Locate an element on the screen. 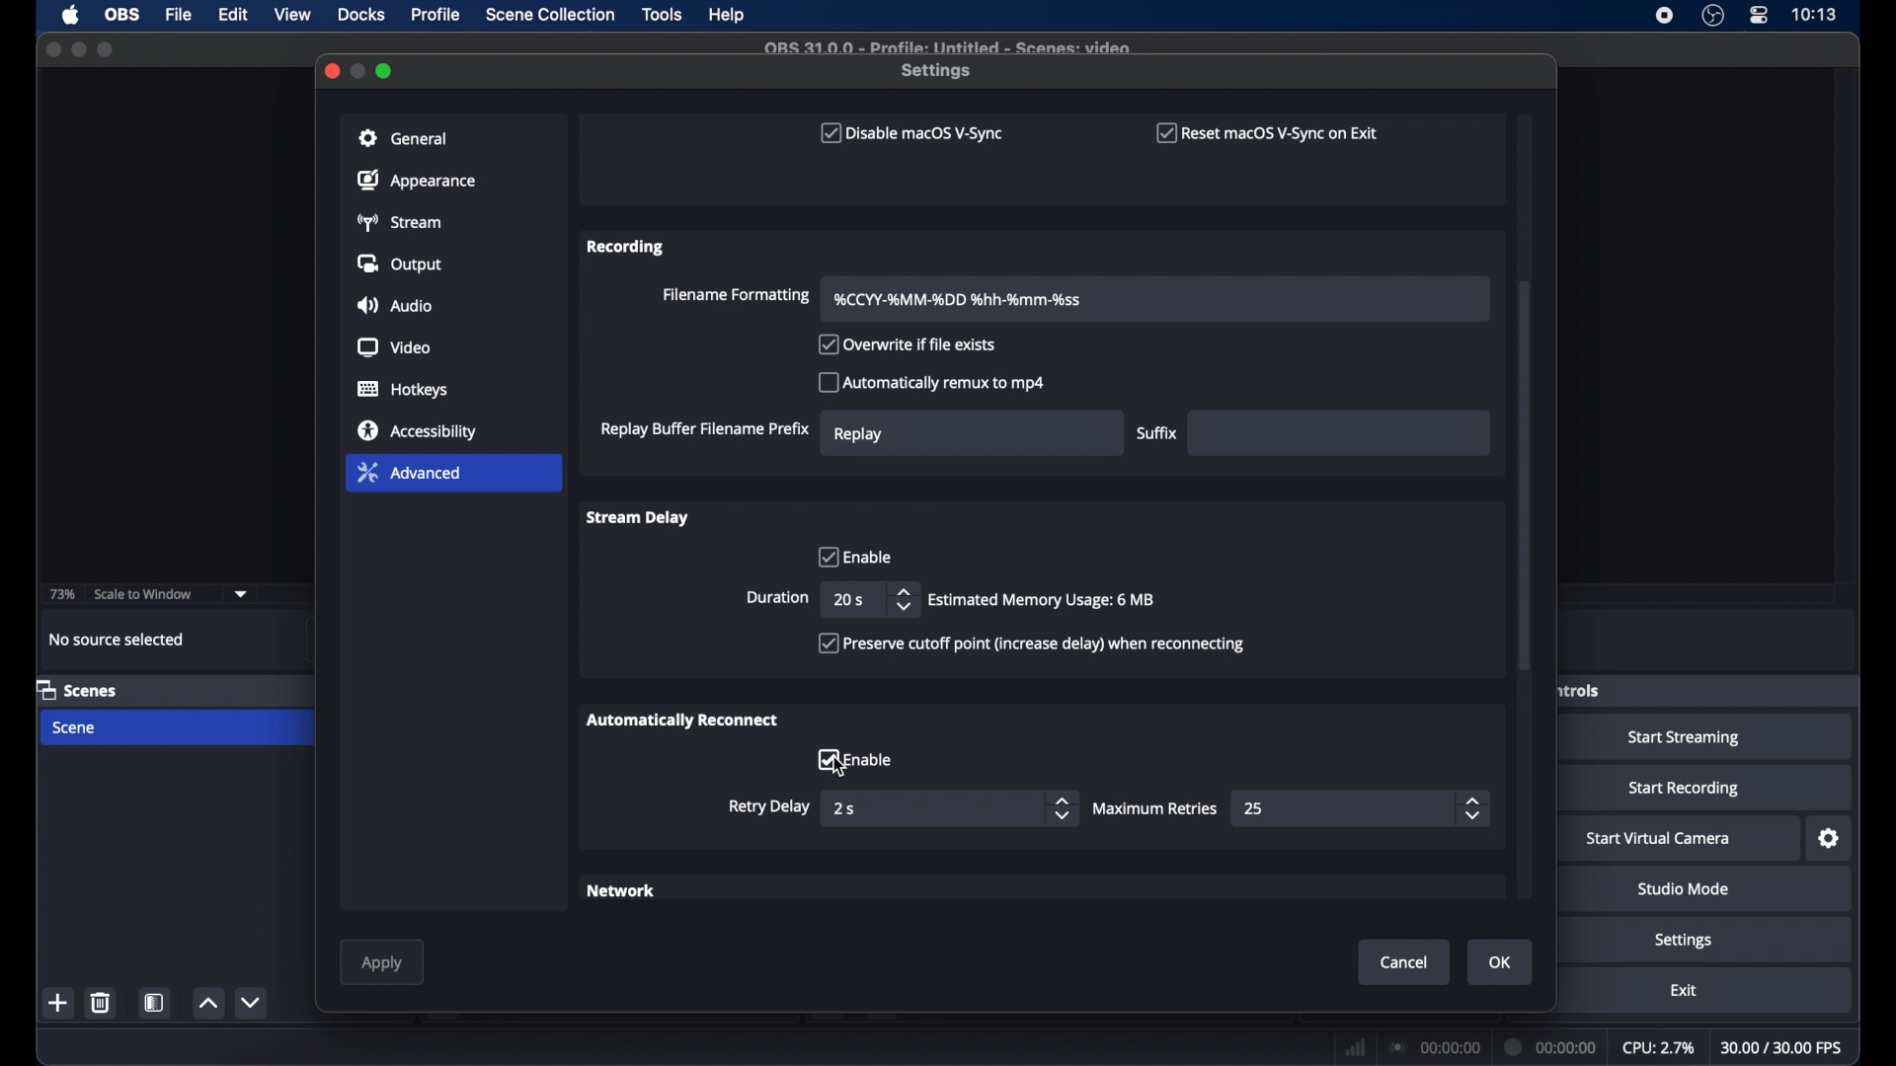 This screenshot has width=1896, height=1066. stepper buttons is located at coordinates (903, 599).